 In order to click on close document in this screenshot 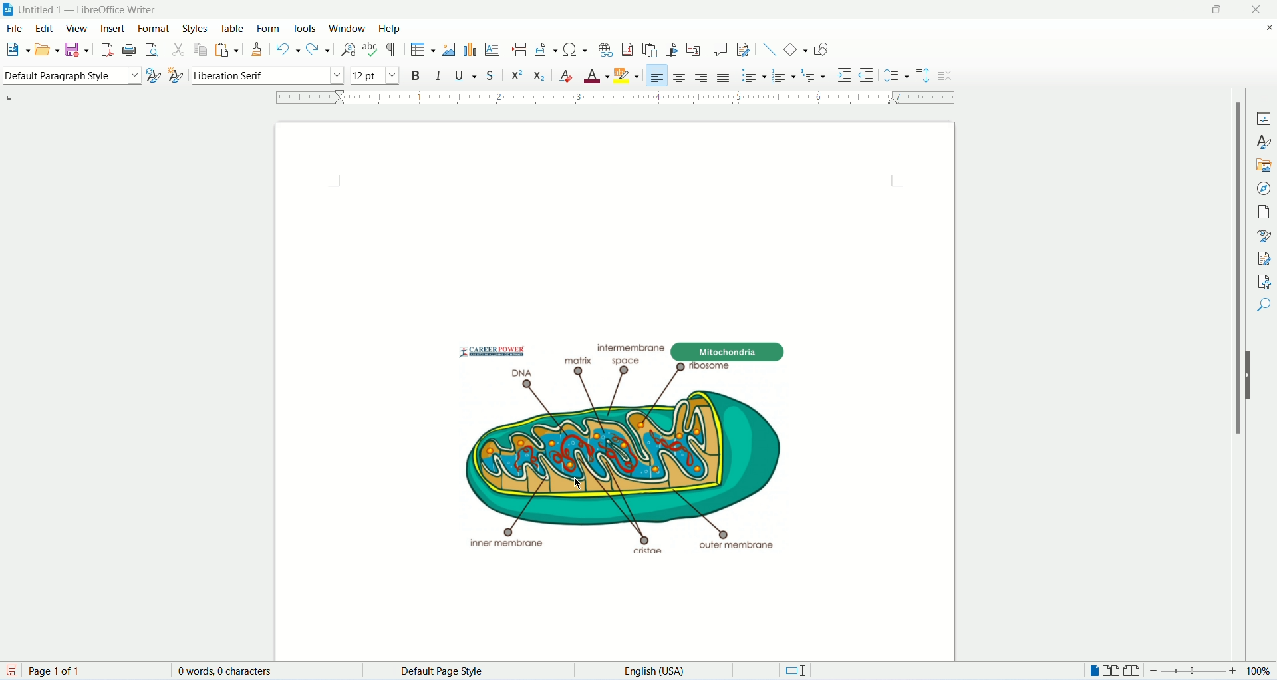, I will do `click(1269, 29)`.